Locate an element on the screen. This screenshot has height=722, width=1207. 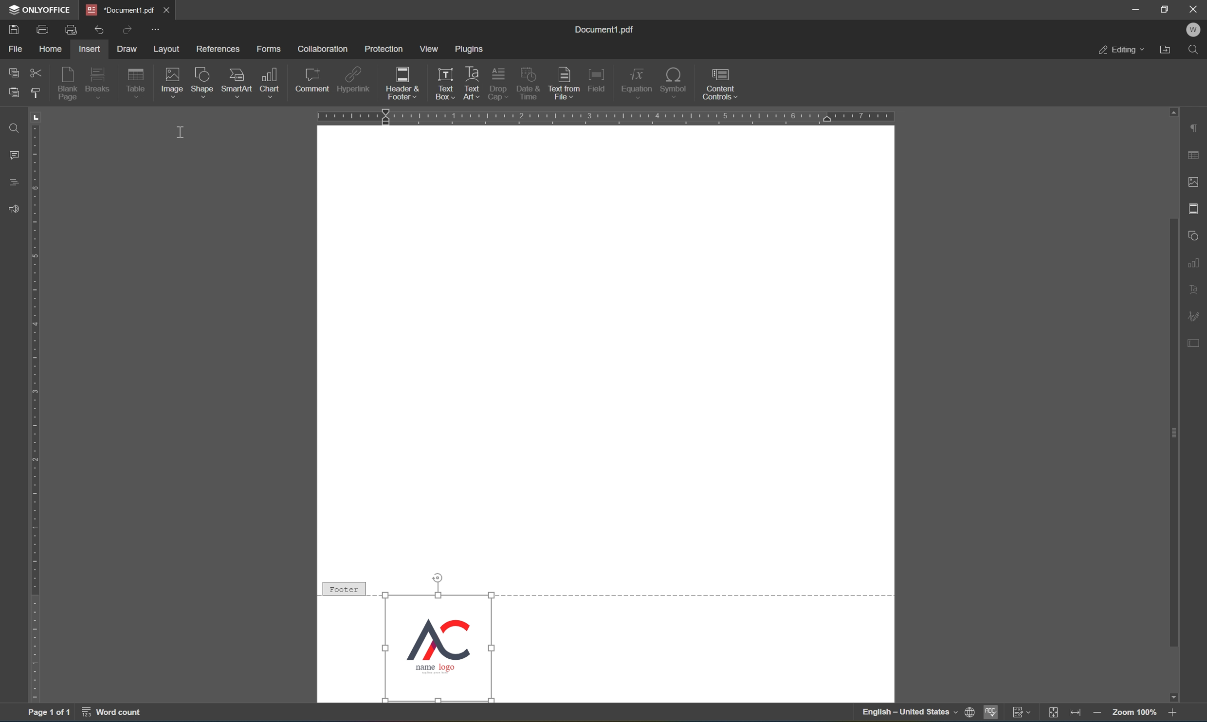
drop cap is located at coordinates (499, 75).